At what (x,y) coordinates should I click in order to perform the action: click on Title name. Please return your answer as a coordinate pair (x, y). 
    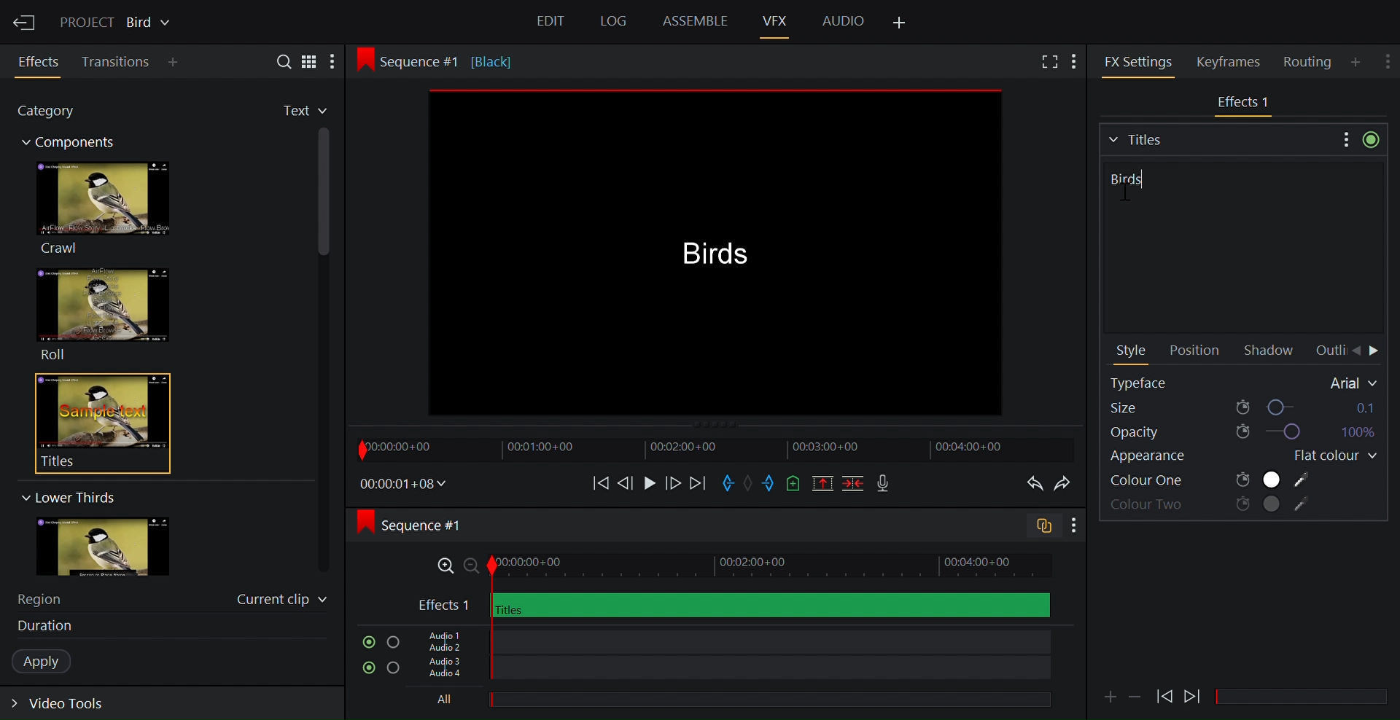
    Looking at the image, I should click on (1234, 246).